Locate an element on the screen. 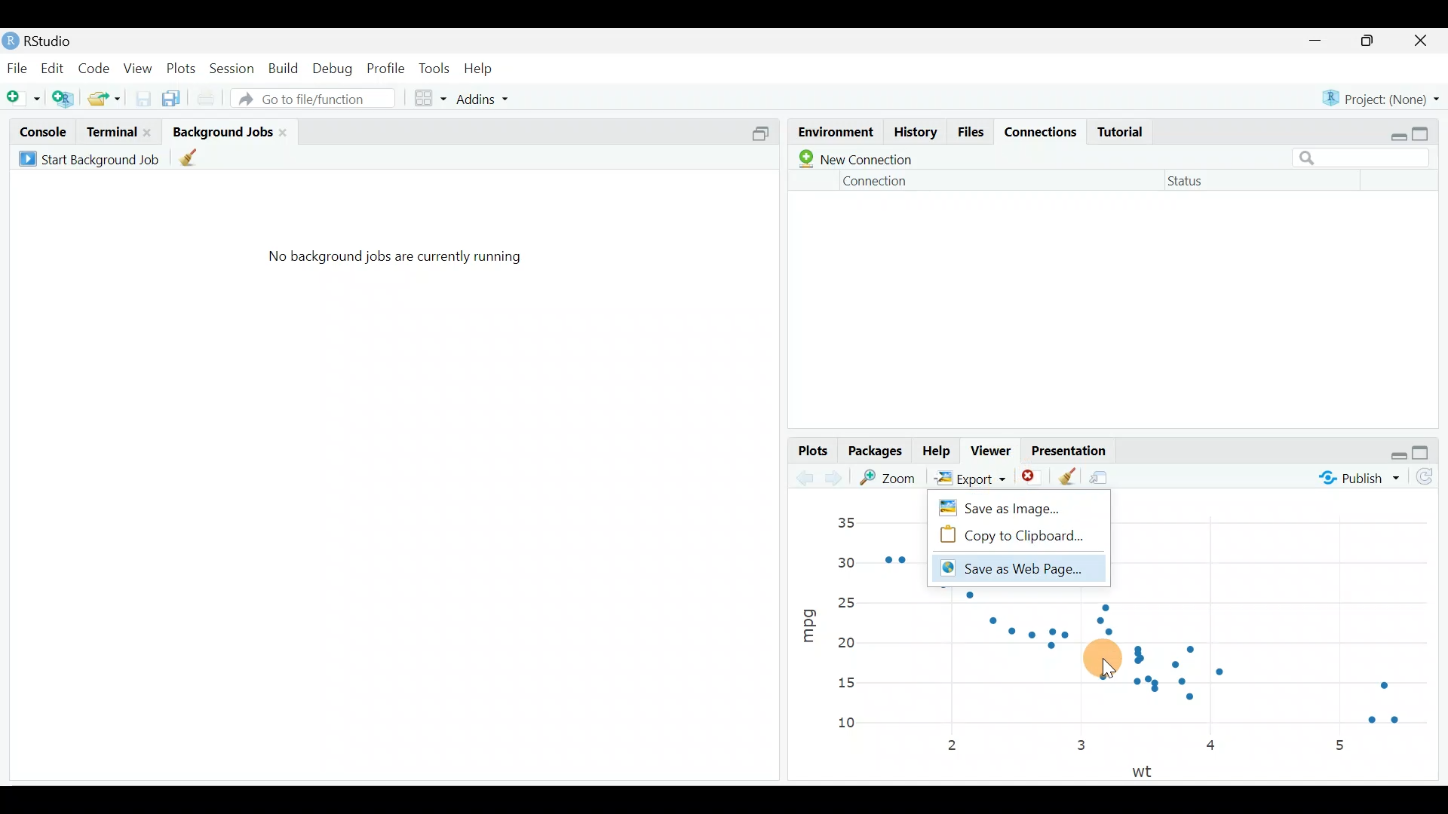 The height and width of the screenshot is (814, 1448). Zoom is located at coordinates (891, 477).